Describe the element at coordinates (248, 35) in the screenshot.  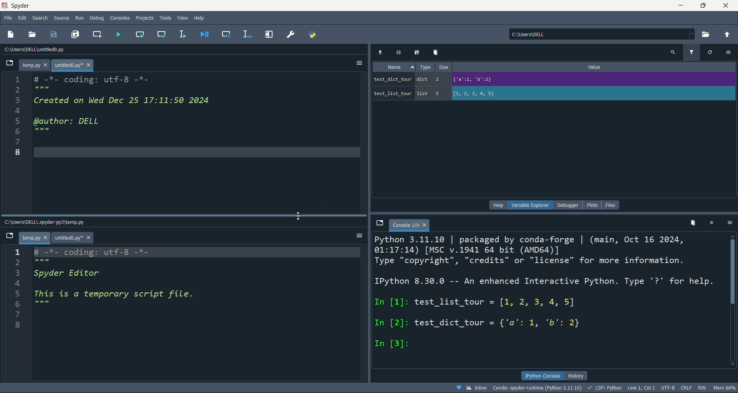
I see `debug line` at that location.